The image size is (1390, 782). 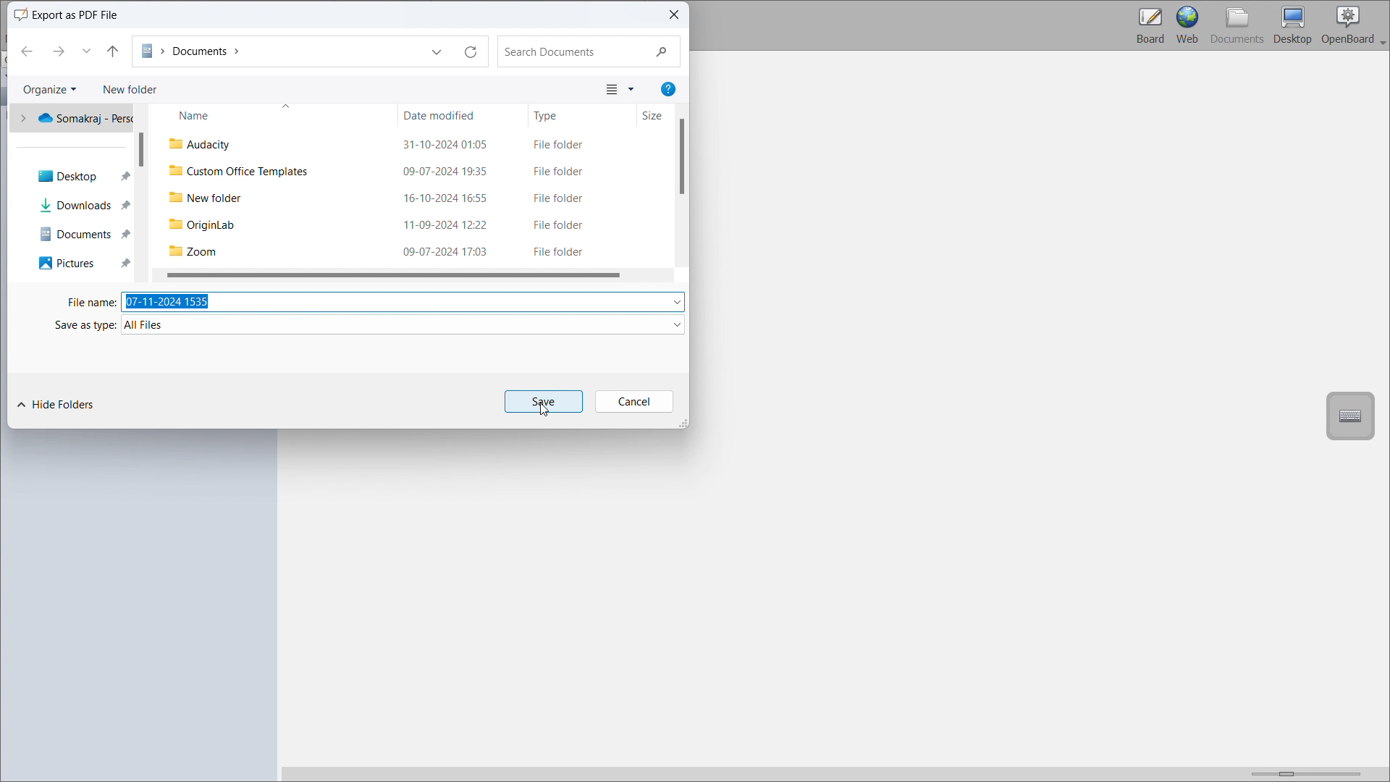 What do you see at coordinates (208, 199) in the screenshot?
I see `New folder` at bounding box center [208, 199].